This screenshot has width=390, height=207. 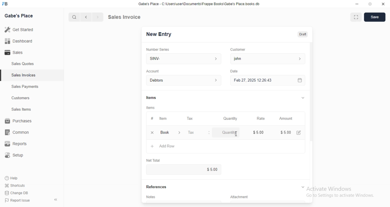 What do you see at coordinates (87, 16) in the screenshot?
I see `previous` at bounding box center [87, 16].